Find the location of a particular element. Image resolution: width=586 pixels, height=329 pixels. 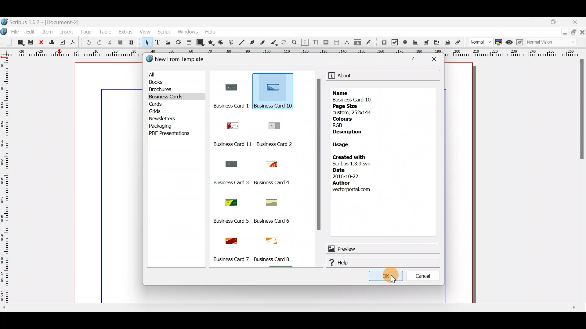

Close is located at coordinates (434, 61).